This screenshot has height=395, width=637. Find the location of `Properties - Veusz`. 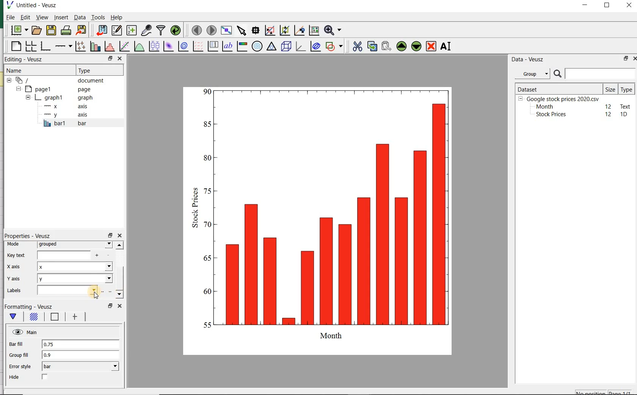

Properties - Veusz is located at coordinates (30, 236).